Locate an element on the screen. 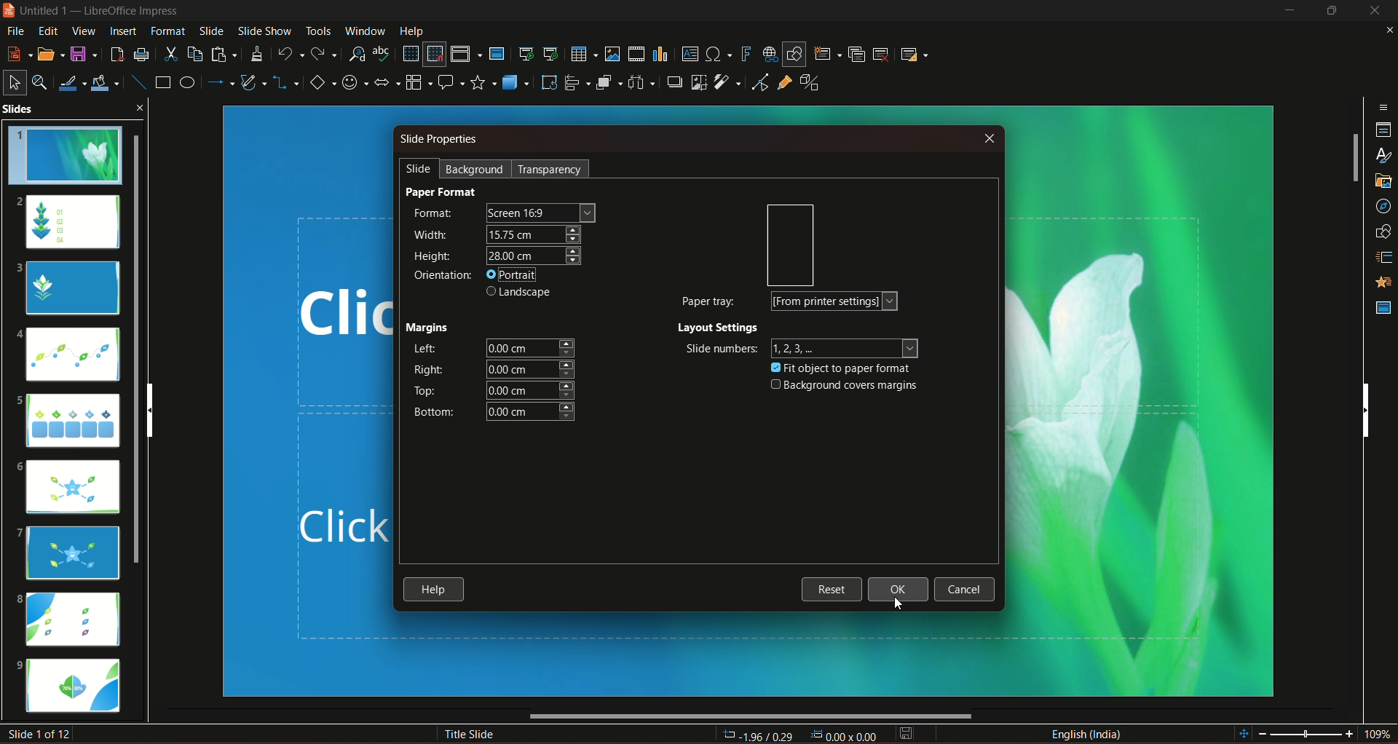  right margin is located at coordinates (531, 368).